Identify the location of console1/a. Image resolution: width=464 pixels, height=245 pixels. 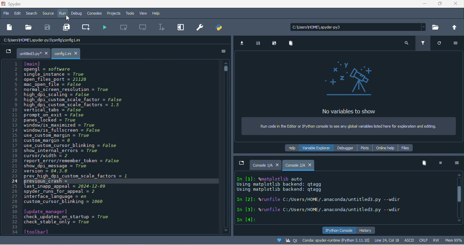
(258, 166).